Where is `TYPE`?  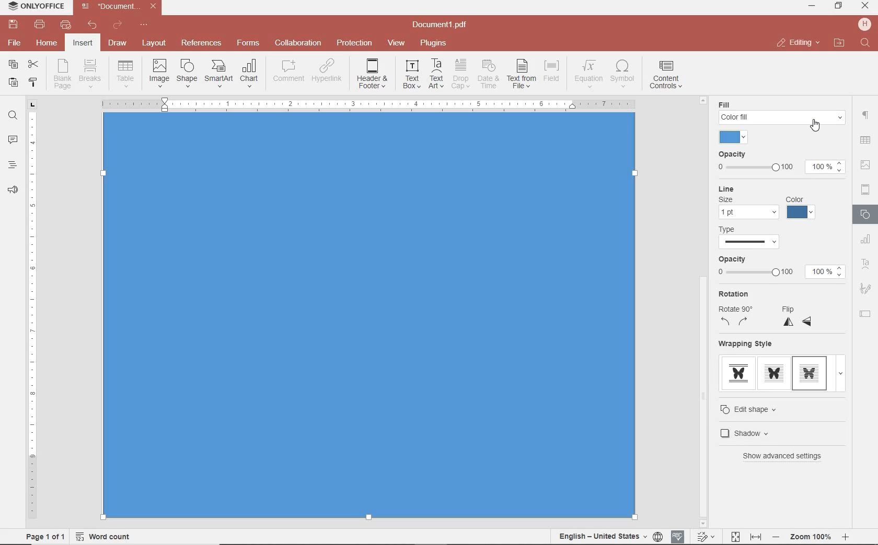 TYPE is located at coordinates (759, 236).